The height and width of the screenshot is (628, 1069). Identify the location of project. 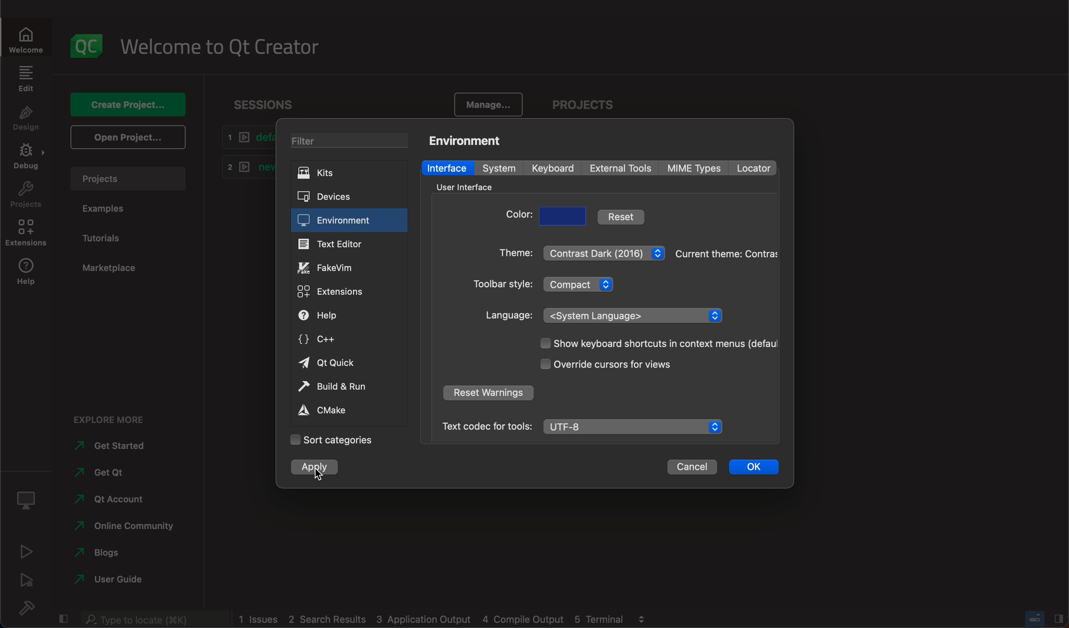
(27, 197).